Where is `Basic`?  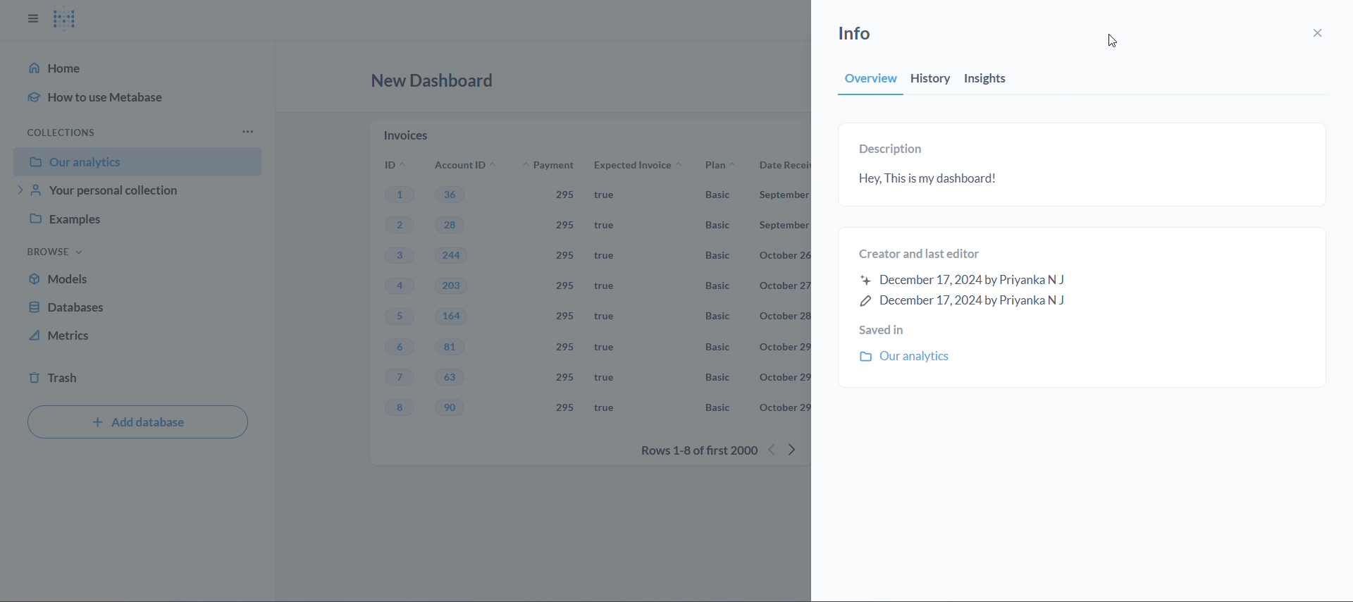 Basic is located at coordinates (714, 259).